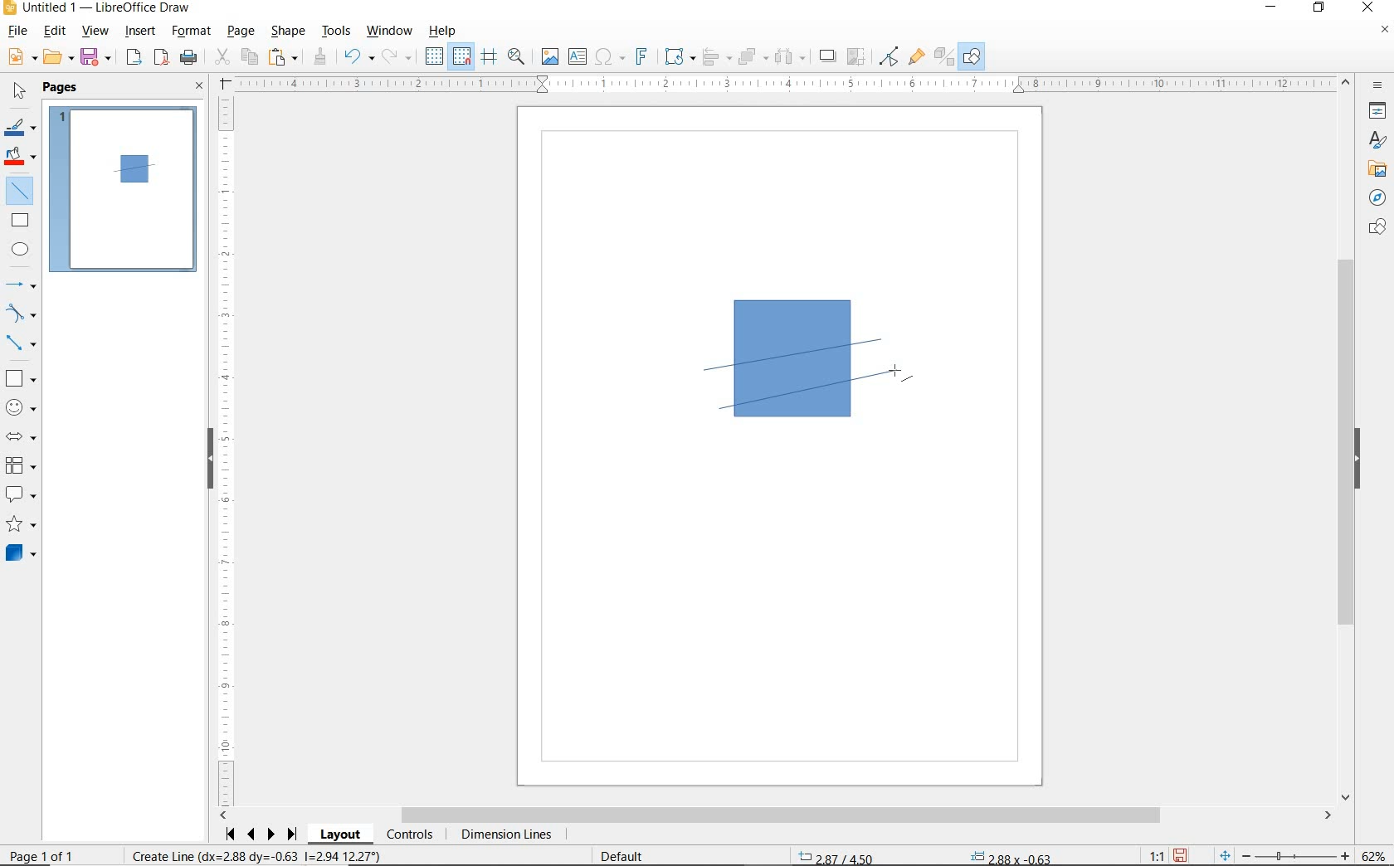  What do you see at coordinates (709, 372) in the screenshot?
I see `LINE TOOL` at bounding box center [709, 372].